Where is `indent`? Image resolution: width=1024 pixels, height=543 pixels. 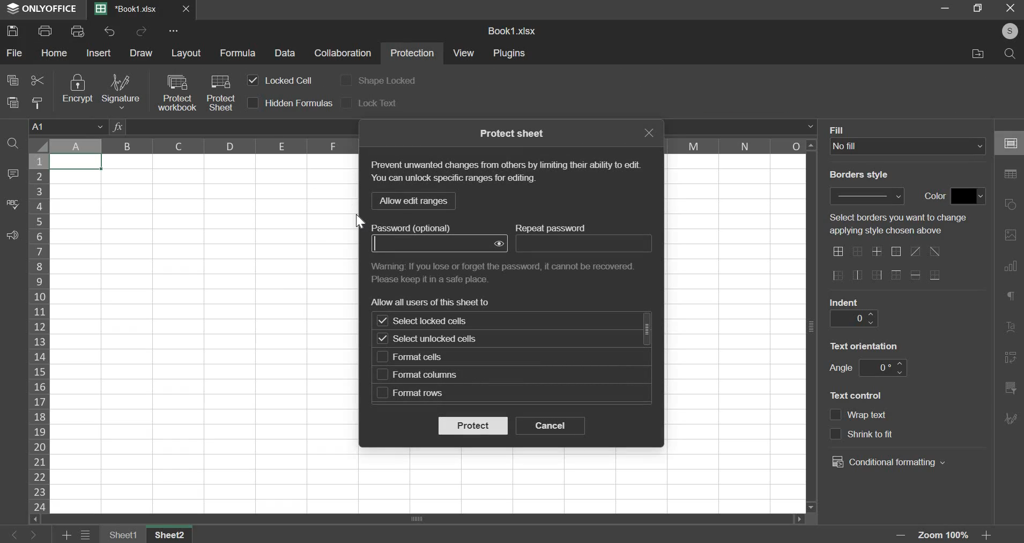
indent is located at coordinates (844, 302).